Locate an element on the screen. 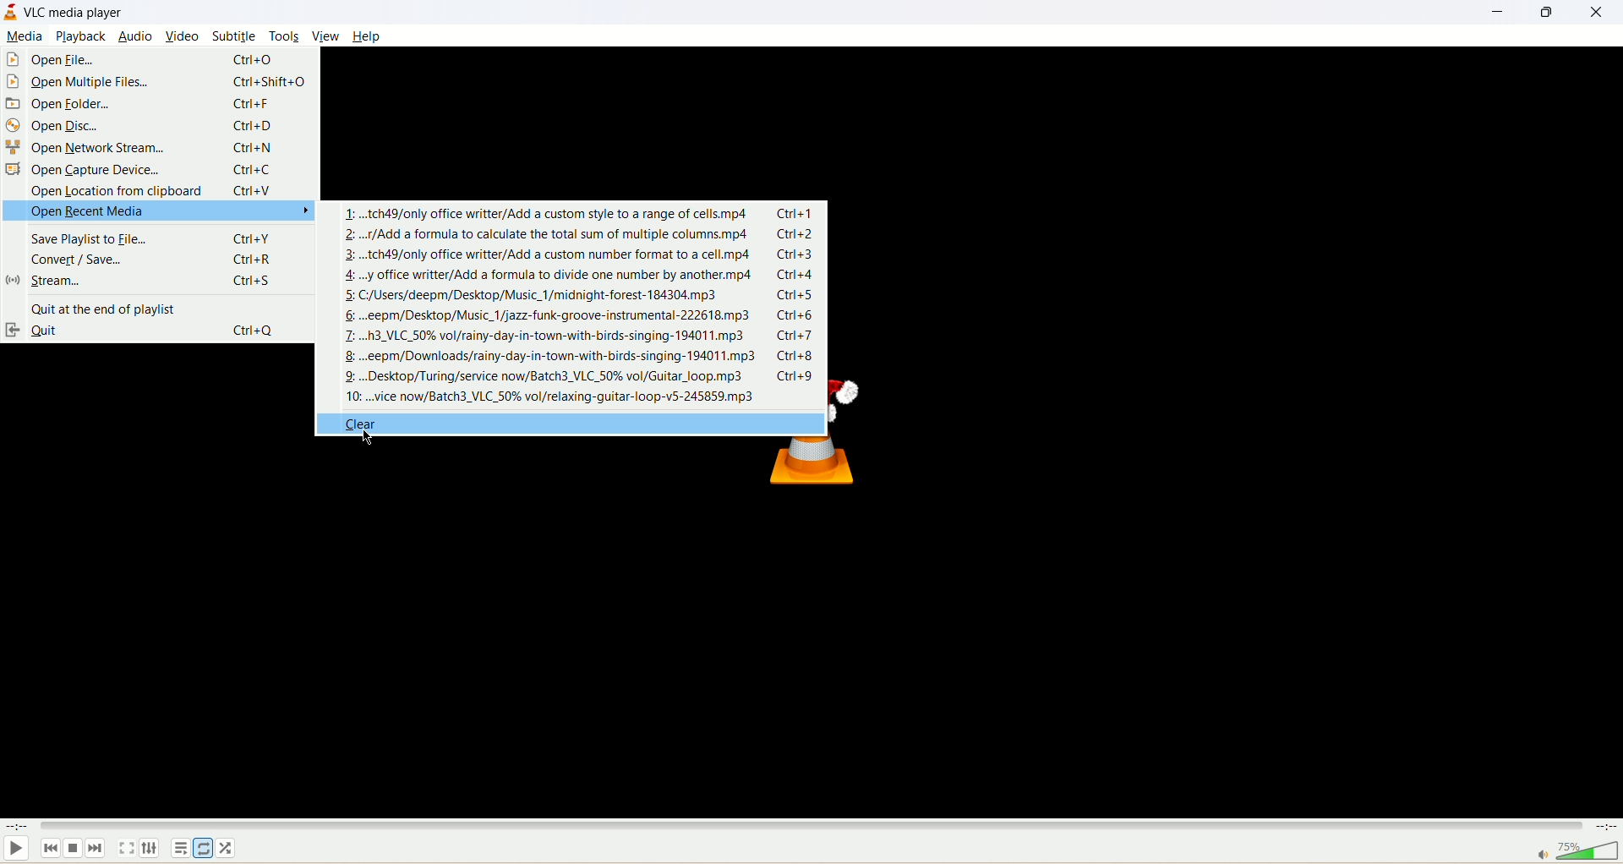 The image size is (1623, 864). ctrl+7 is located at coordinates (800, 335).